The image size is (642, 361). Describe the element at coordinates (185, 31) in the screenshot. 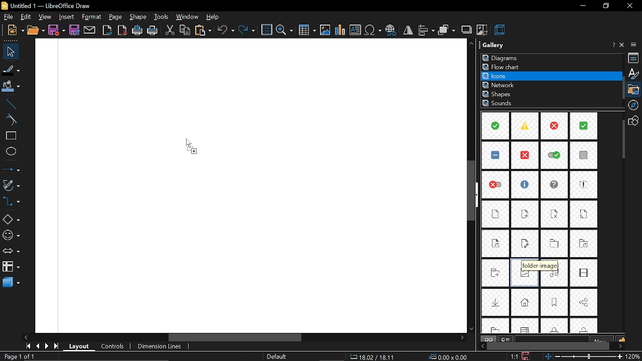

I see `copy` at that location.